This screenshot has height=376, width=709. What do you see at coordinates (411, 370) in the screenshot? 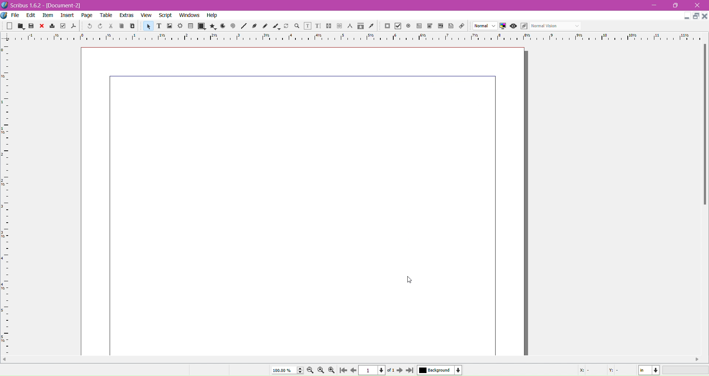
I see `end` at bounding box center [411, 370].